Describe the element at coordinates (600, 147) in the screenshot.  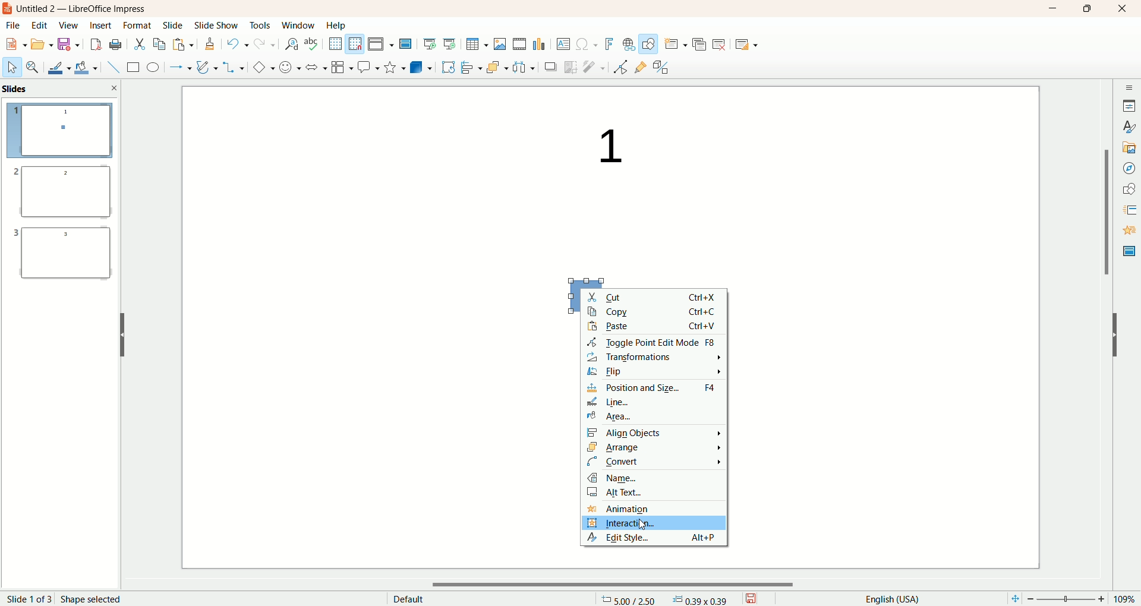
I see `text` at that location.